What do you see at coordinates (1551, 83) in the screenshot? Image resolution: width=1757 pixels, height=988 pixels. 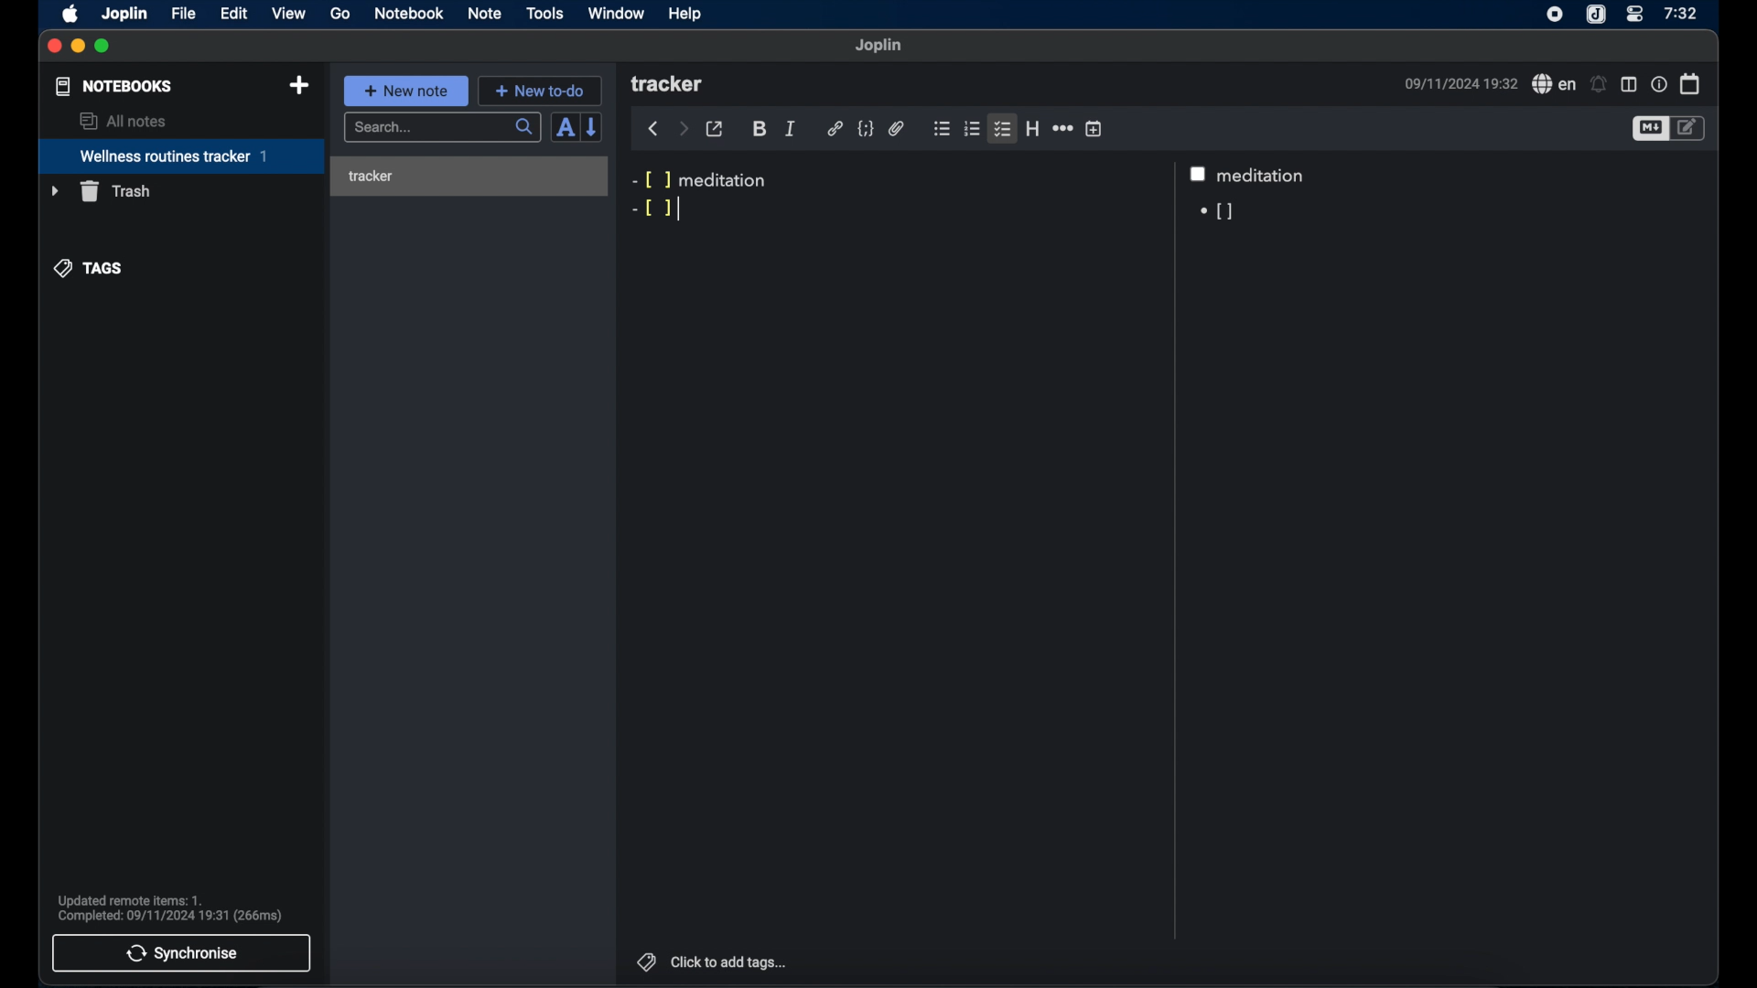 I see `spell check` at bounding box center [1551, 83].